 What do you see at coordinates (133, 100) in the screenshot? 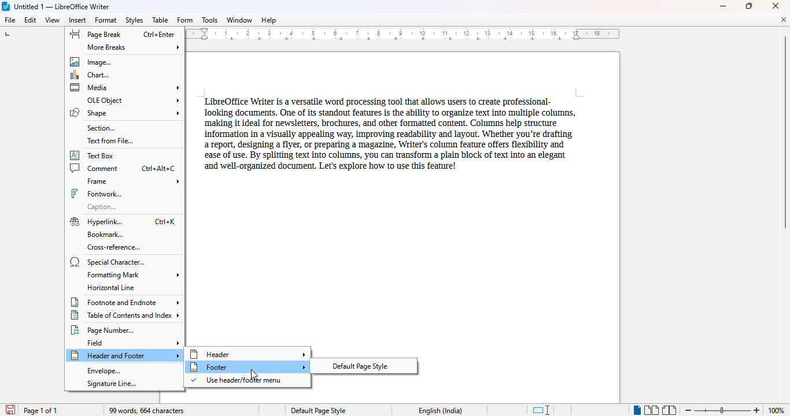
I see `OLE object` at bounding box center [133, 100].